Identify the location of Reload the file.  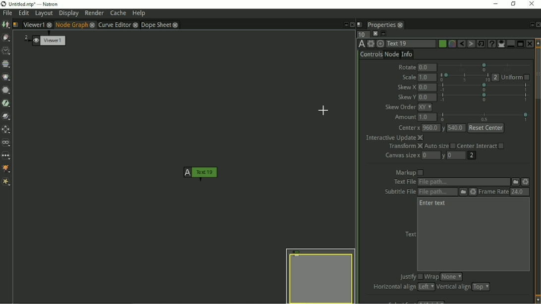
(472, 192).